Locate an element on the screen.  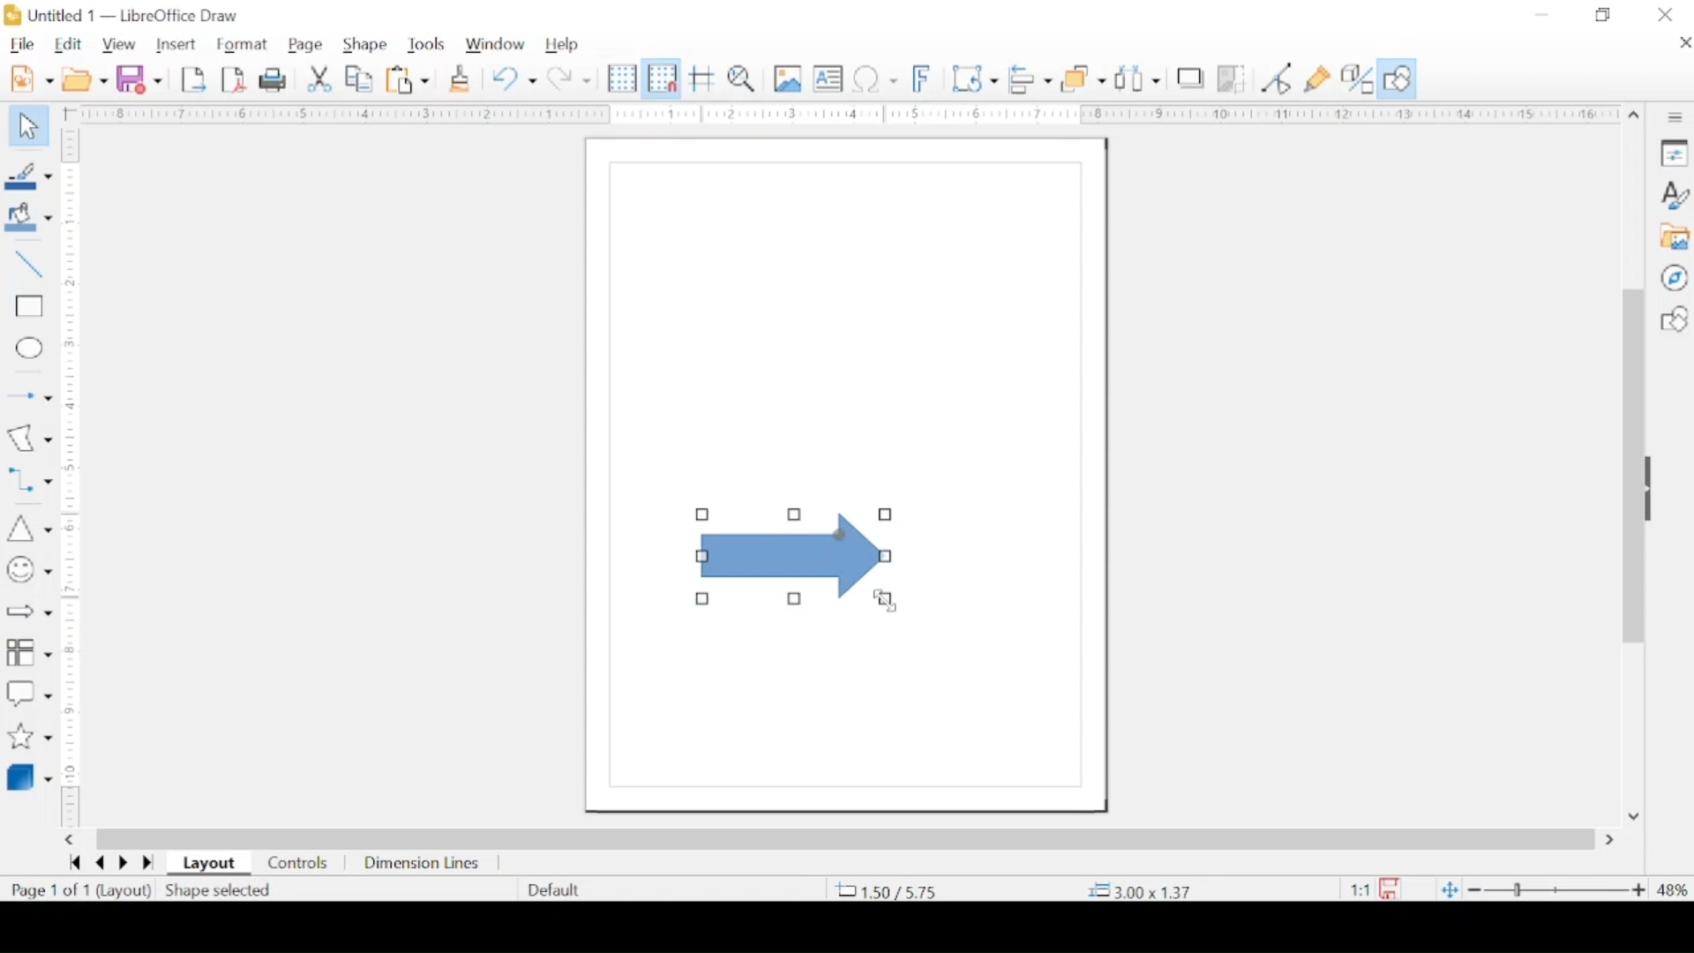
resize handle is located at coordinates (886, 514).